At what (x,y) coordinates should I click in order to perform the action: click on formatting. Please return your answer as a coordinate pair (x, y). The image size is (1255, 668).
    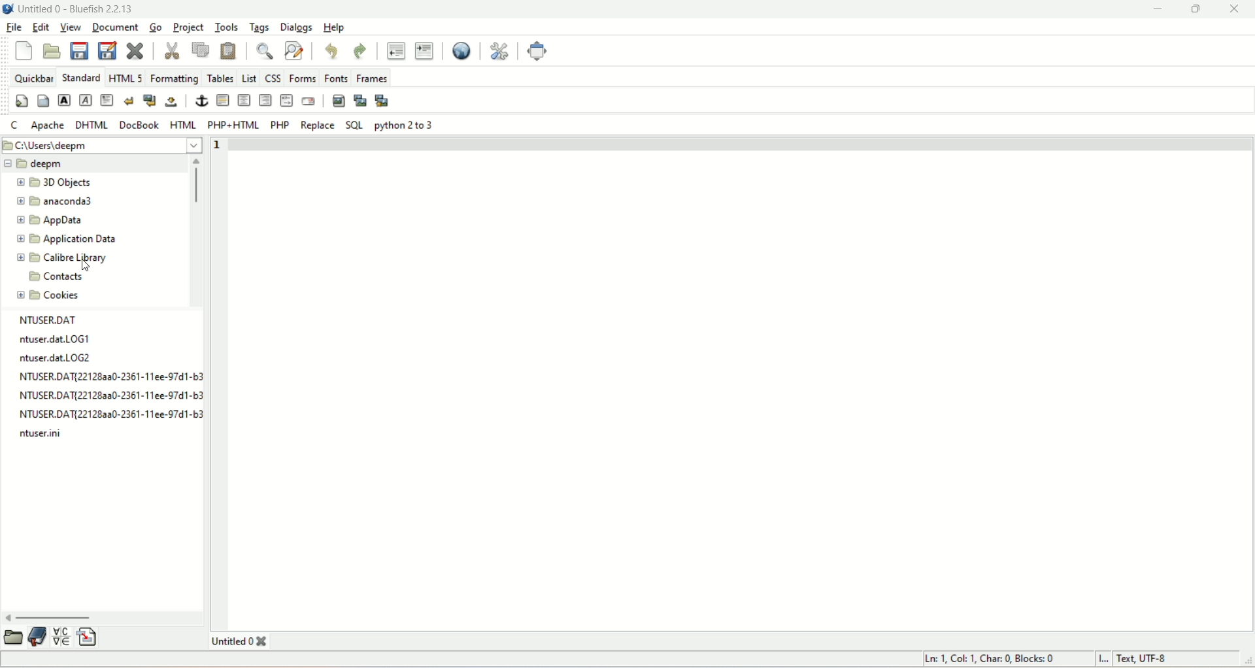
    Looking at the image, I should click on (174, 79).